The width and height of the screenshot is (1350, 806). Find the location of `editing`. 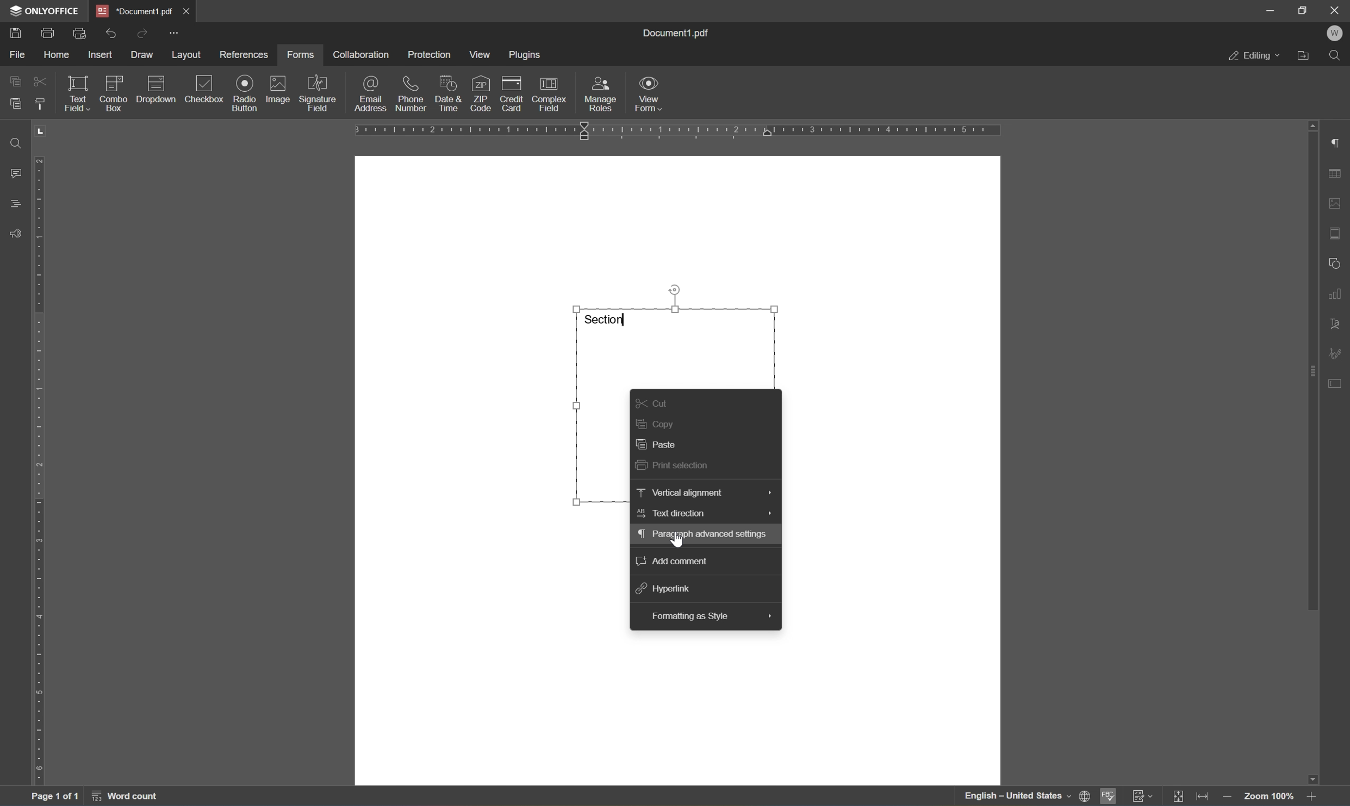

editing is located at coordinates (1255, 58).